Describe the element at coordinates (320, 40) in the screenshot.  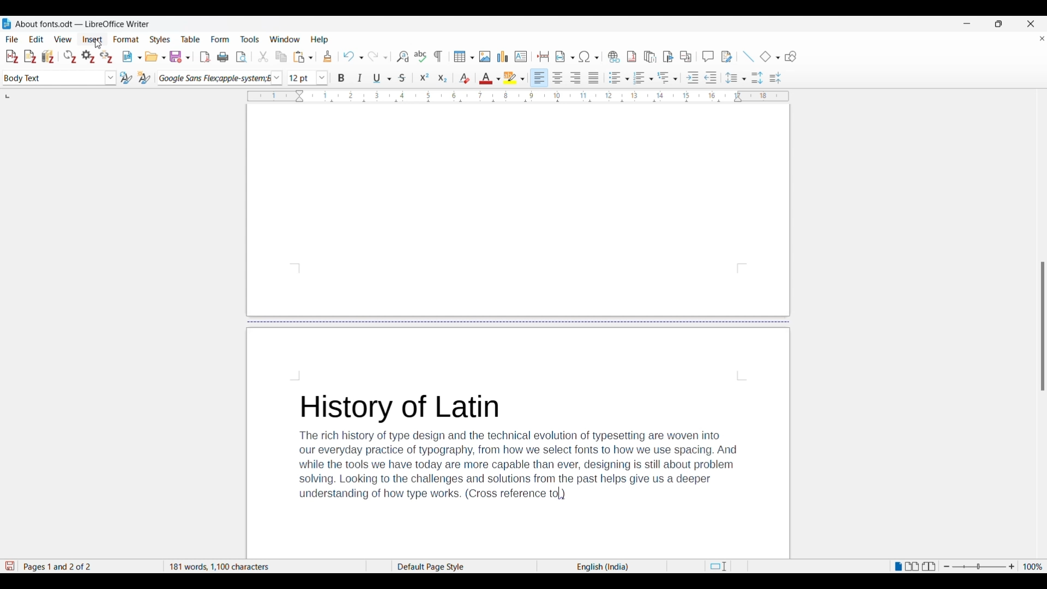
I see `Help menu` at that location.